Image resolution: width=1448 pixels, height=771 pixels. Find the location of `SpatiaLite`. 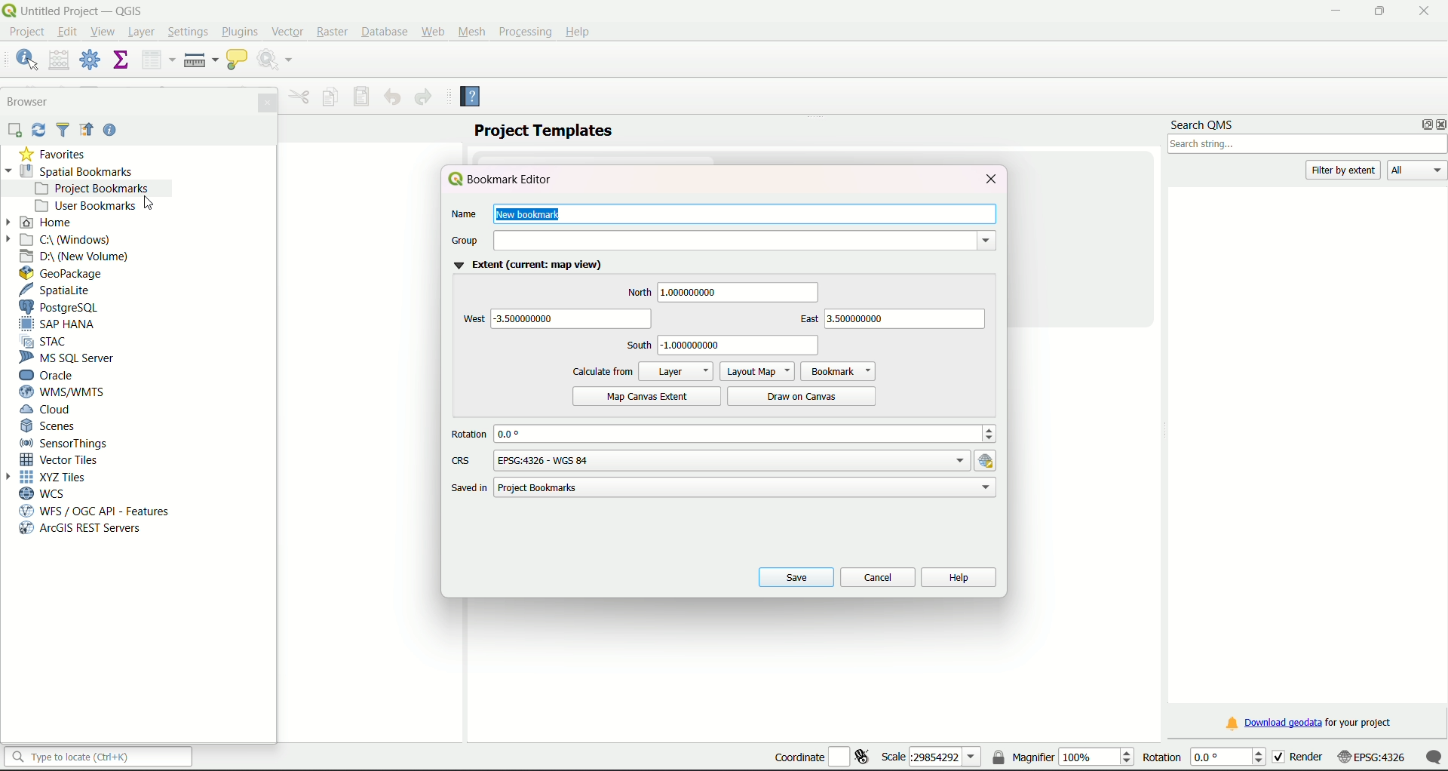

SpatiaLite is located at coordinates (58, 290).